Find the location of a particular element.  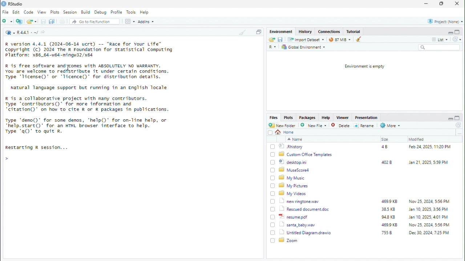

File is located at coordinates (6, 12).